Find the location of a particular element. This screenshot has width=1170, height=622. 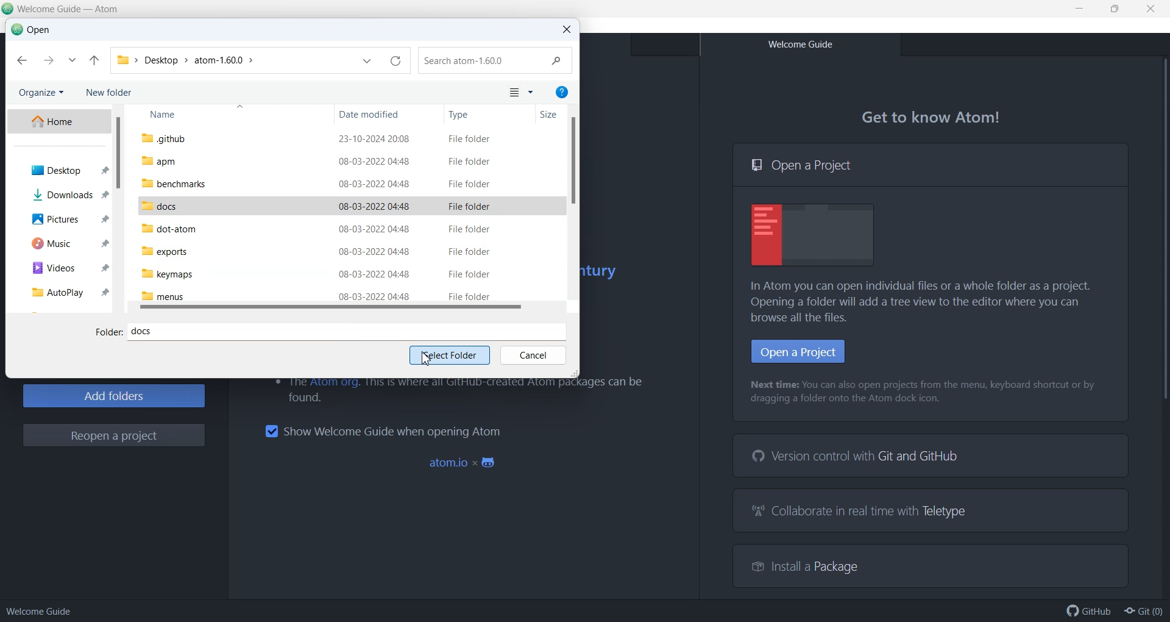

Install a Package is located at coordinates (798, 565).